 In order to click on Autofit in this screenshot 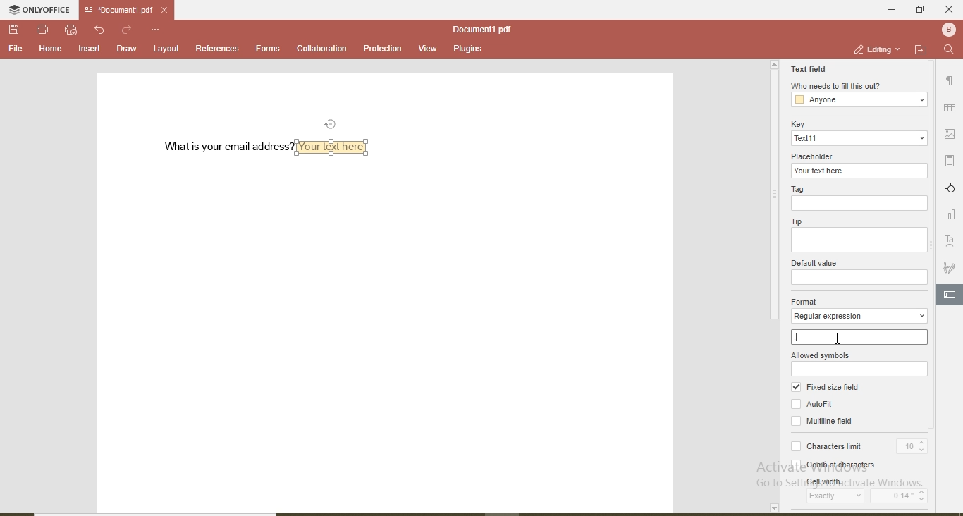, I will do `click(813, 403)`.